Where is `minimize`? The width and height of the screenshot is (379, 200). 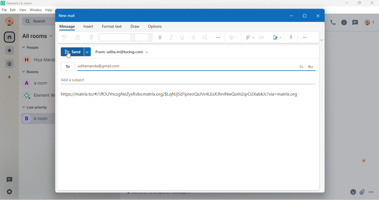
minimize is located at coordinates (291, 16).